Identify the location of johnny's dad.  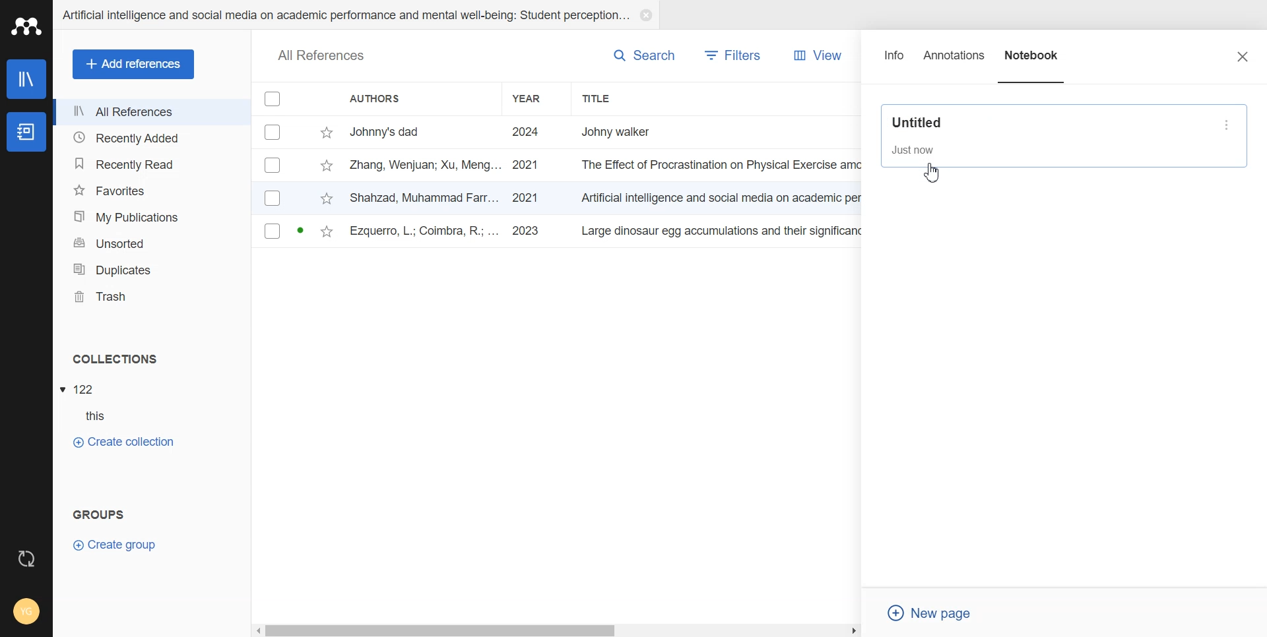
(426, 131).